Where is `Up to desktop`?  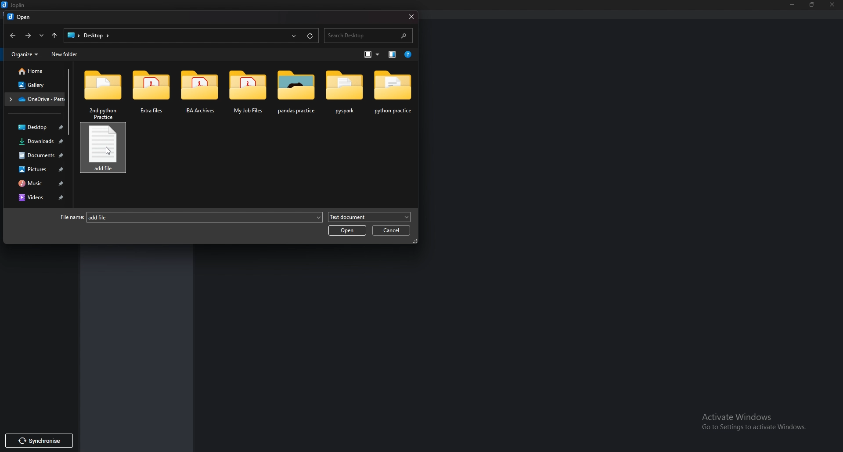
Up to desktop is located at coordinates (55, 35).